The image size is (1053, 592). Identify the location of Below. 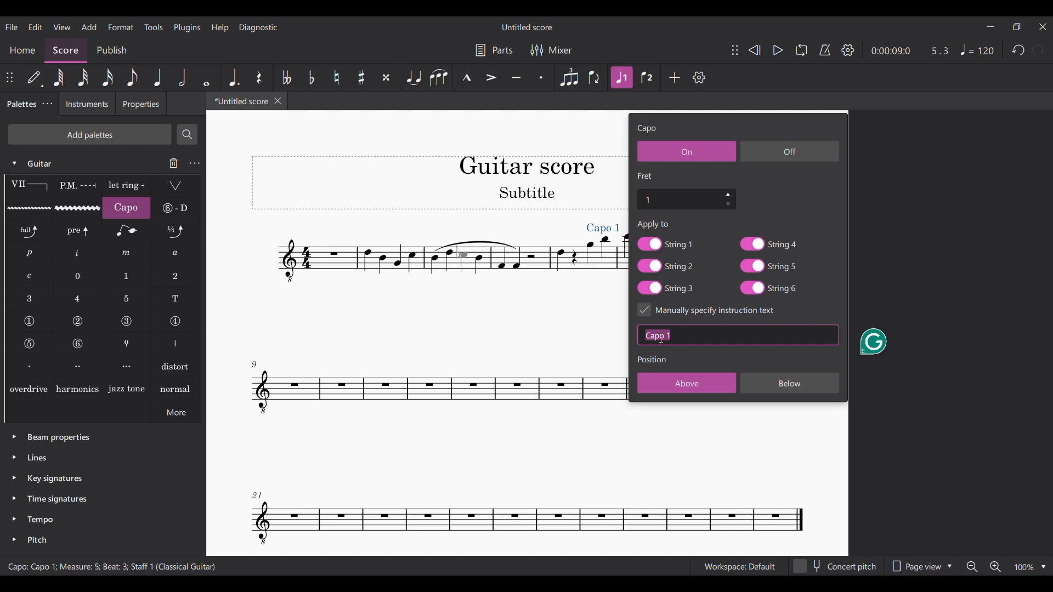
(790, 382).